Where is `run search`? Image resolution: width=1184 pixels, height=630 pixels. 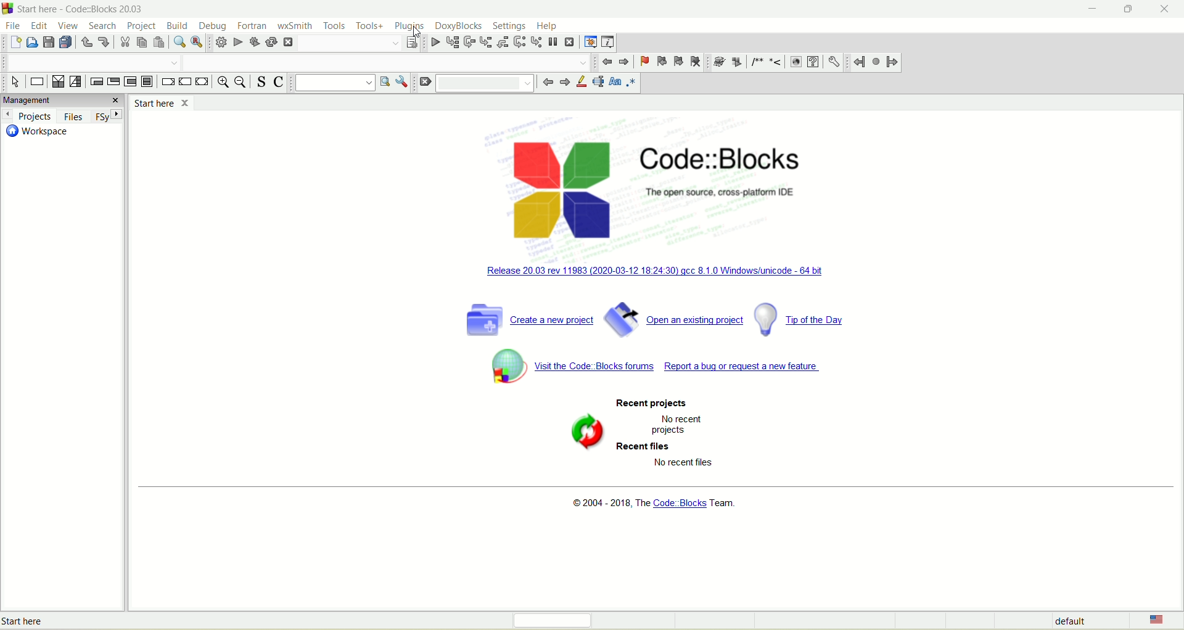 run search is located at coordinates (384, 84).